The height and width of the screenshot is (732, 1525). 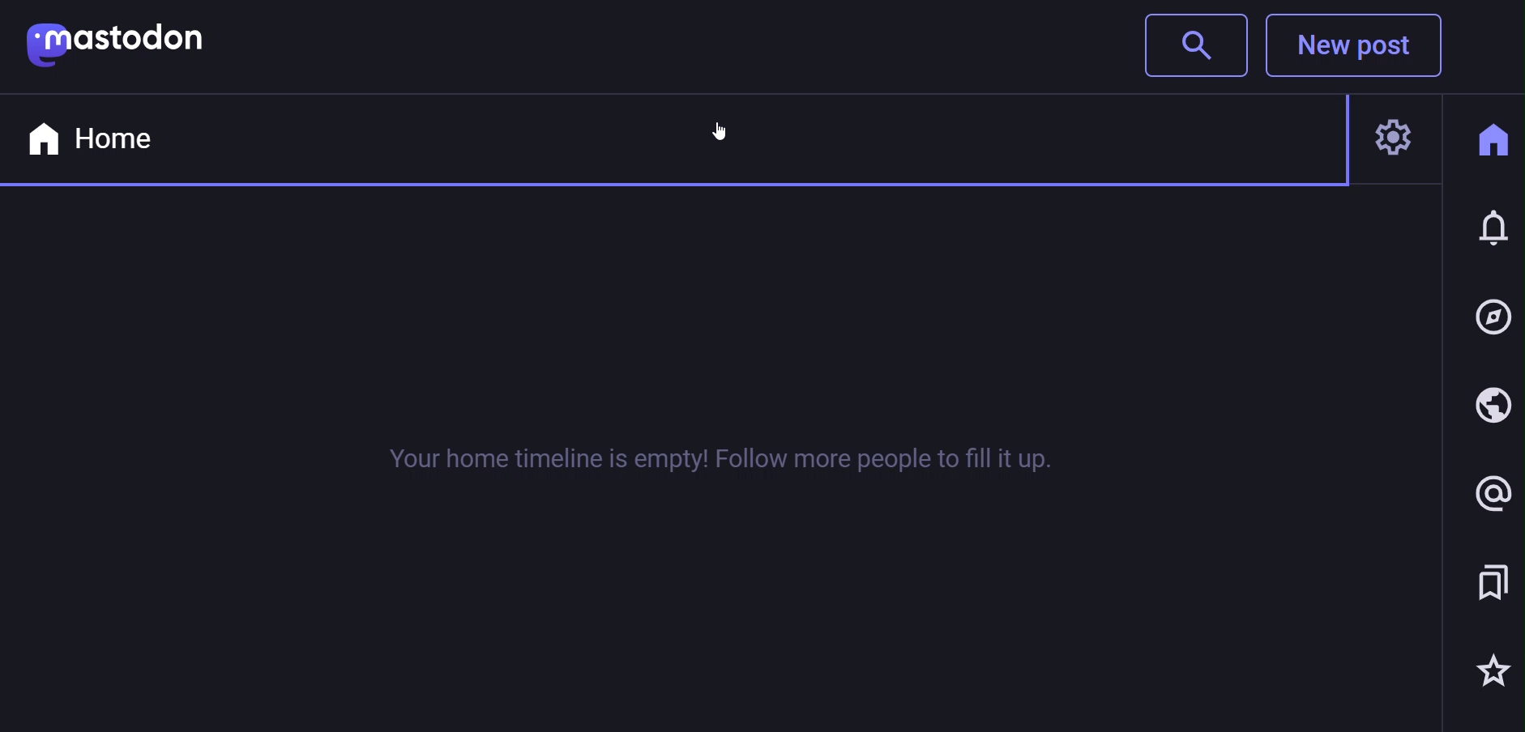 What do you see at coordinates (1192, 45) in the screenshot?
I see `search` at bounding box center [1192, 45].